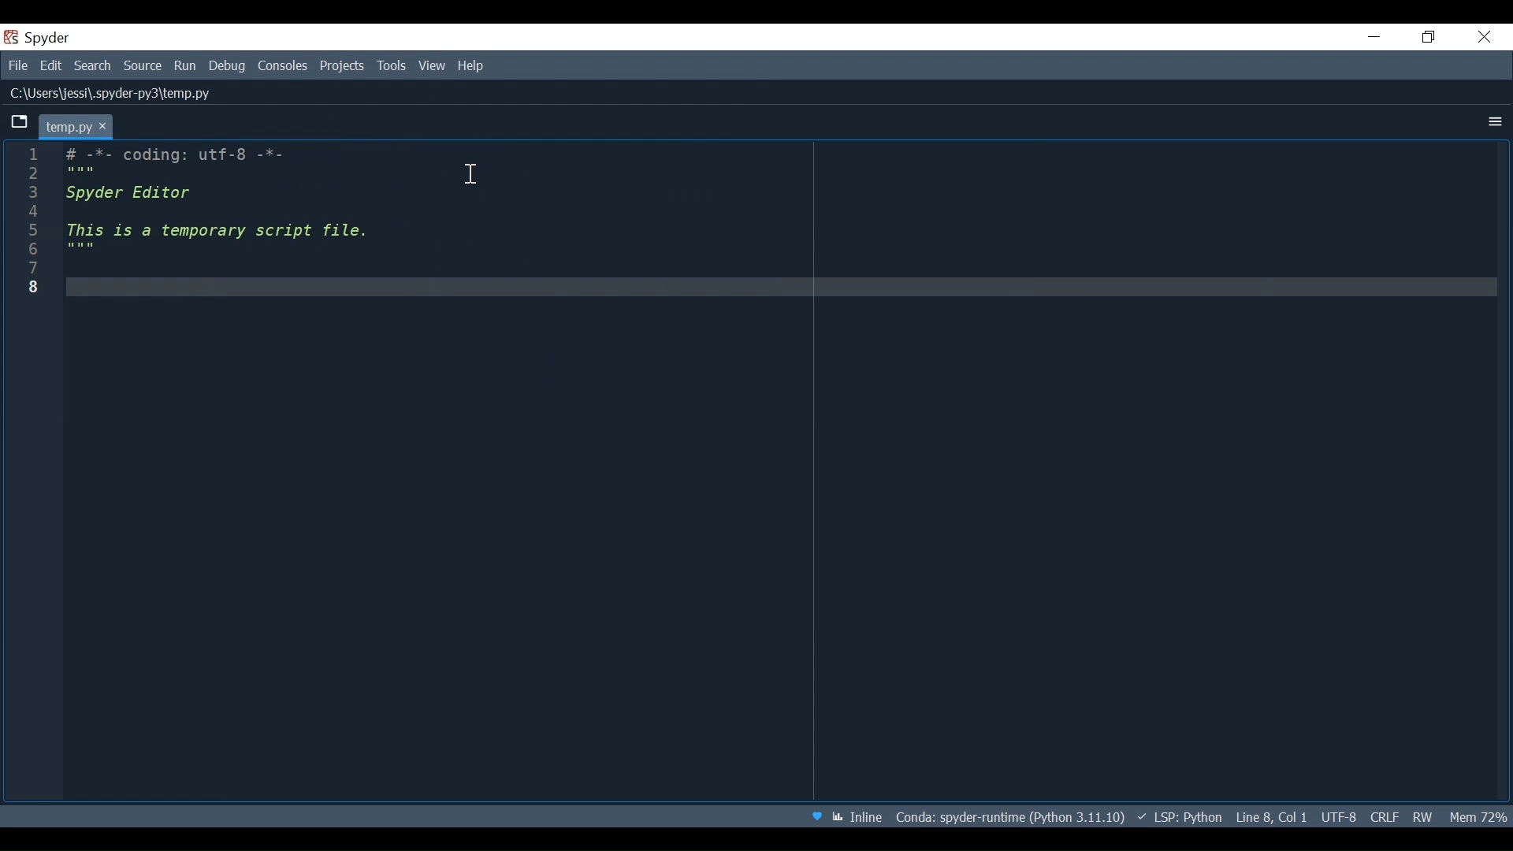 This screenshot has height=851, width=1513. What do you see at coordinates (75, 125) in the screenshot?
I see `temp.py` at bounding box center [75, 125].